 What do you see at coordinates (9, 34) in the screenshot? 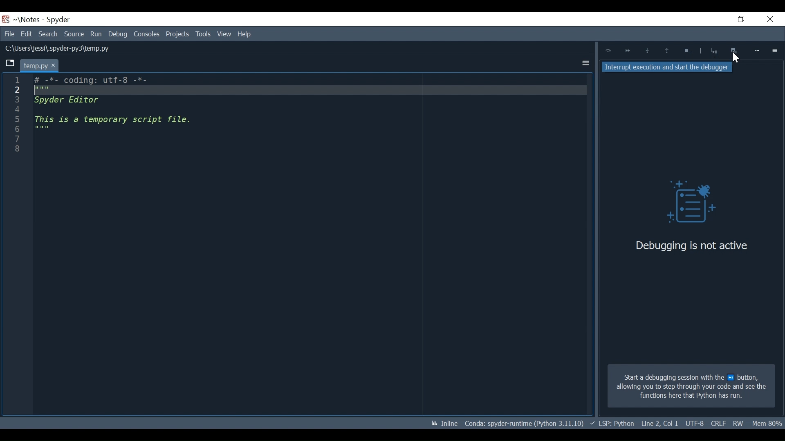
I see `File` at bounding box center [9, 34].